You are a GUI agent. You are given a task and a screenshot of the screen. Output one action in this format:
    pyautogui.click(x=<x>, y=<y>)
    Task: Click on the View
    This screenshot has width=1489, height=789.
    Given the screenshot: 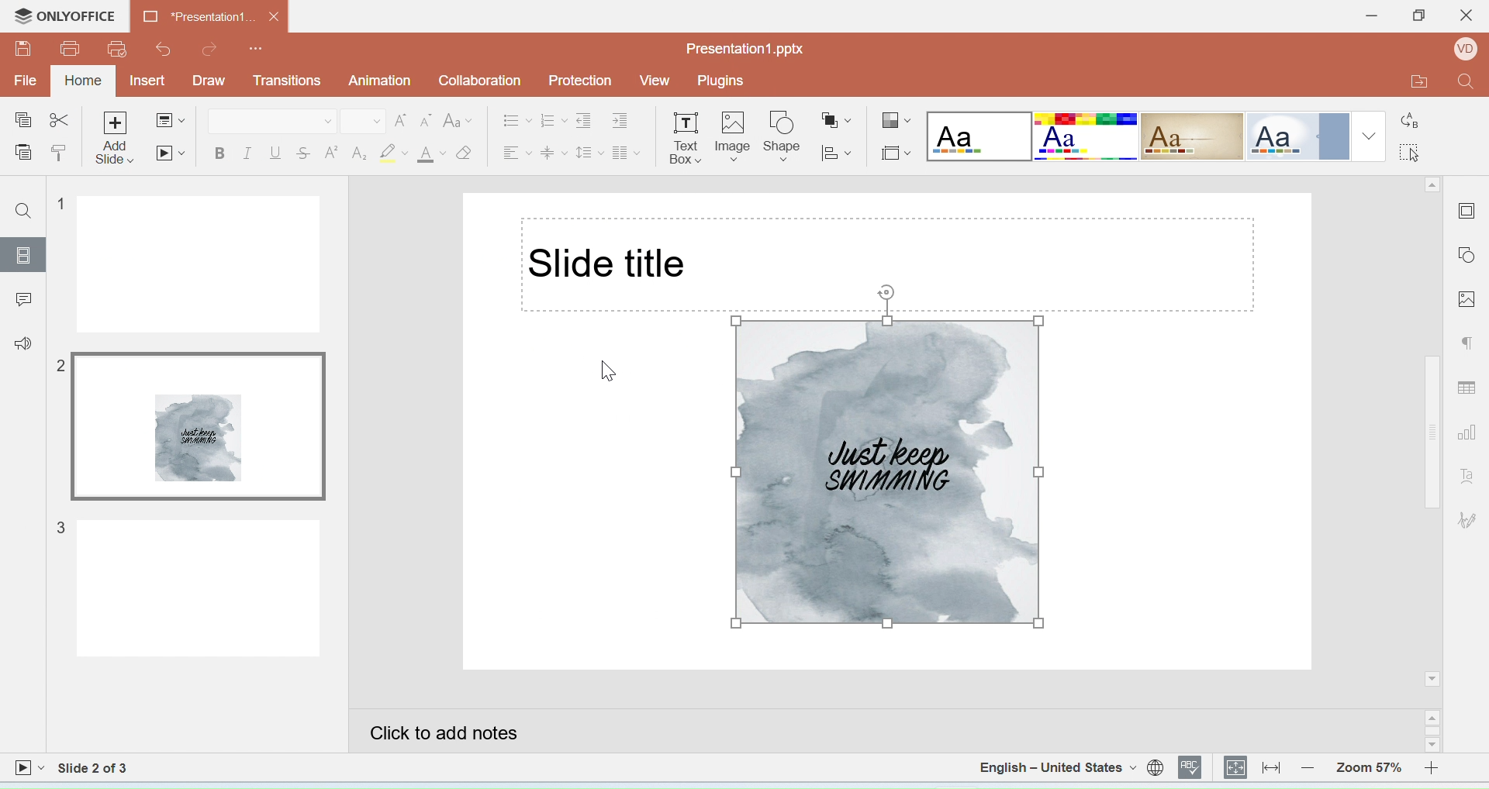 What is the action you would take?
    pyautogui.click(x=655, y=81)
    